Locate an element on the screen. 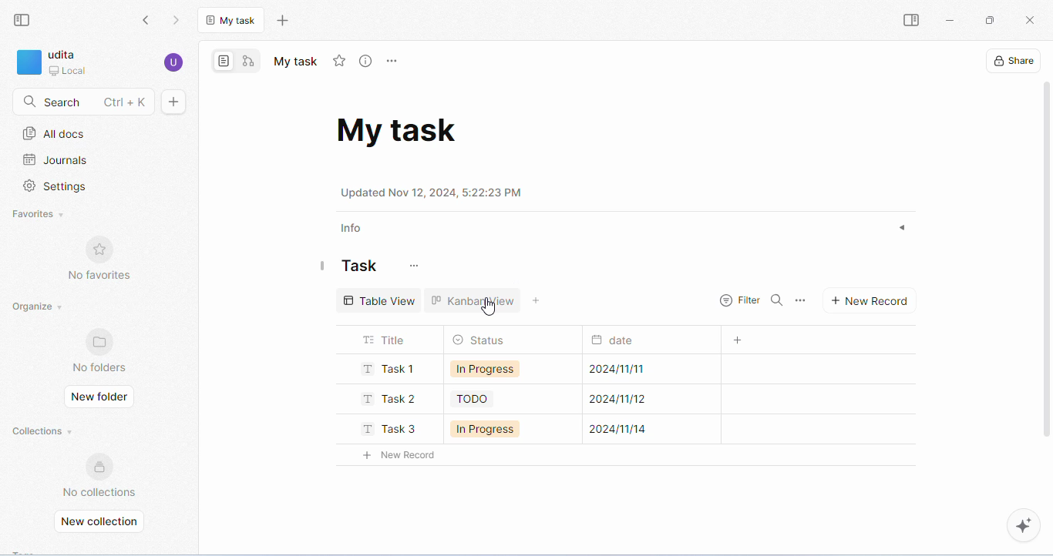 The width and height of the screenshot is (1053, 556). no folders is located at coordinates (101, 350).